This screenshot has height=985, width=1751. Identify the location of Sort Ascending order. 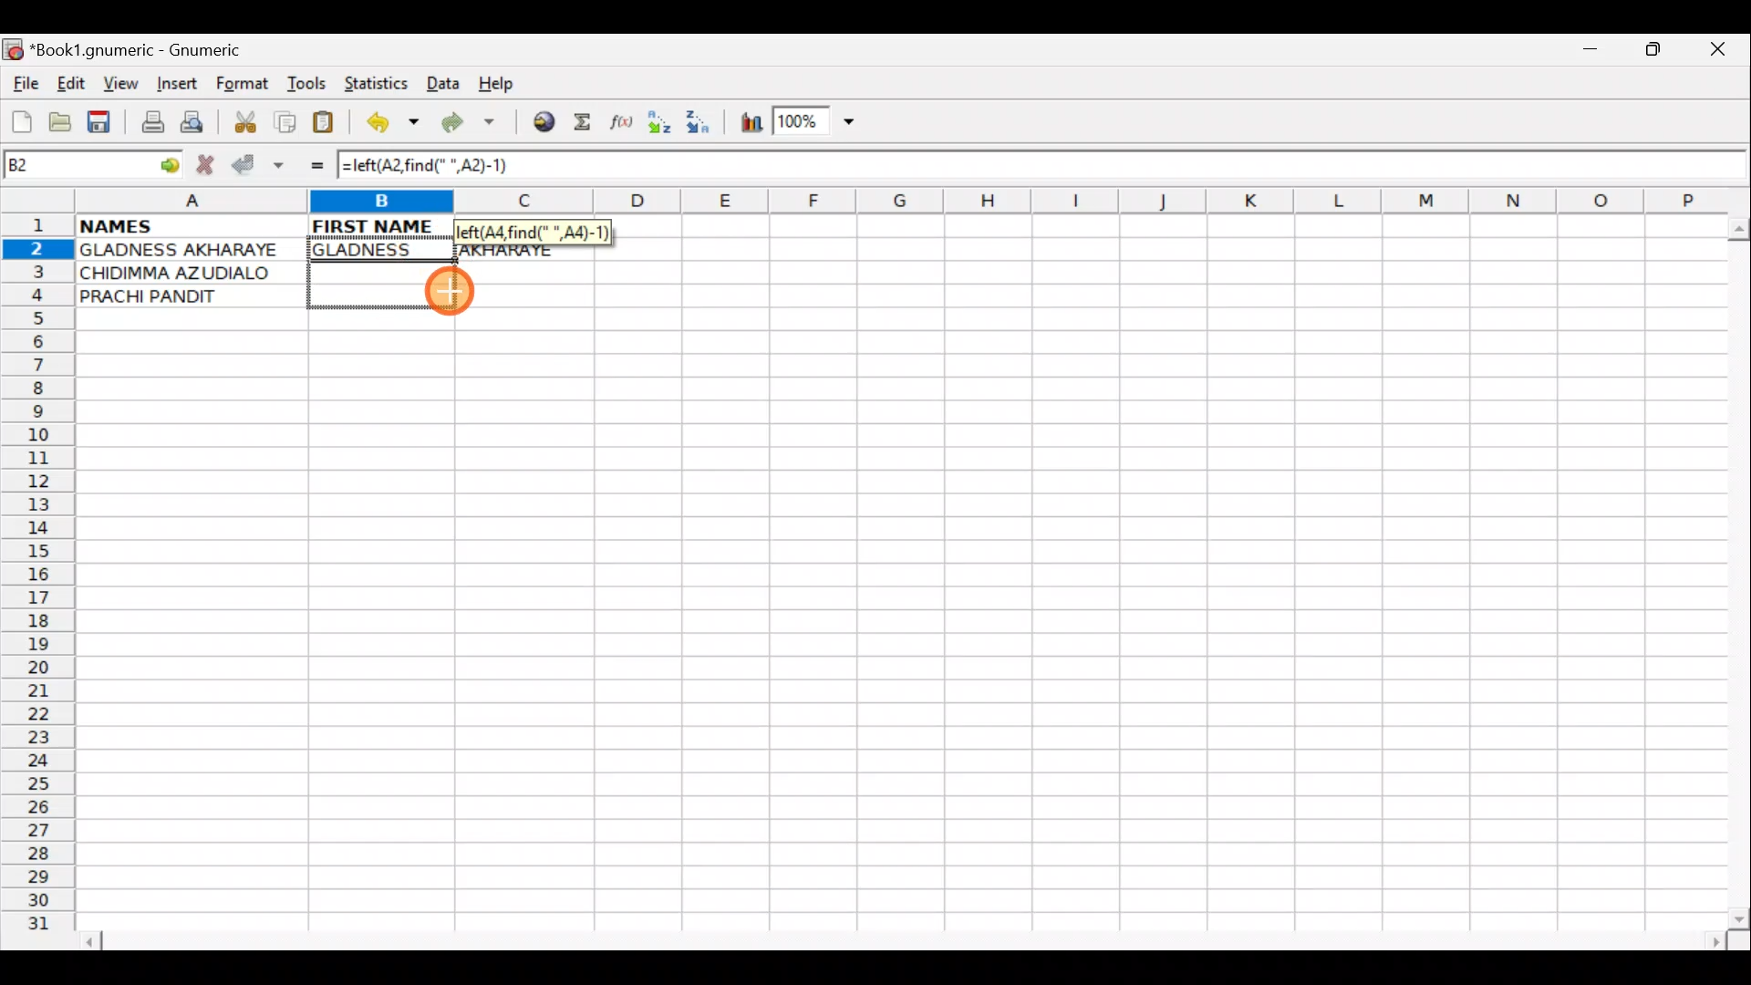
(665, 126).